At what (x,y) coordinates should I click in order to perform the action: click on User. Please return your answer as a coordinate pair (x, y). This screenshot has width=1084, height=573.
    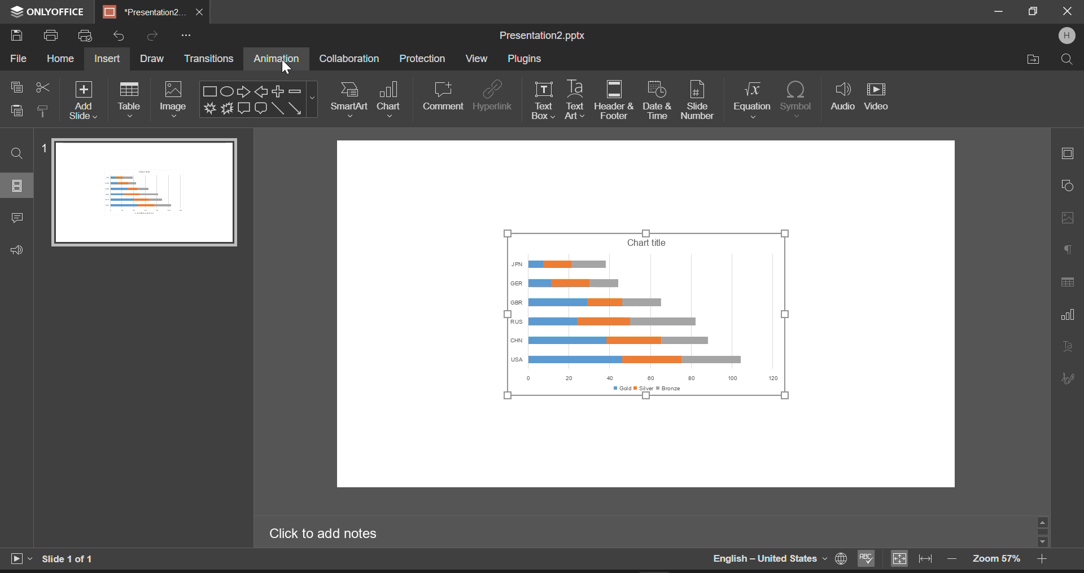
    Looking at the image, I should click on (1066, 36).